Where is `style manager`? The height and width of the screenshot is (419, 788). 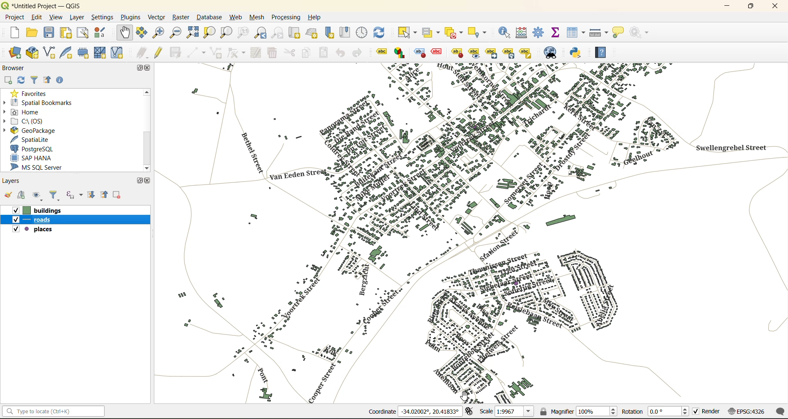
style manager is located at coordinates (103, 34).